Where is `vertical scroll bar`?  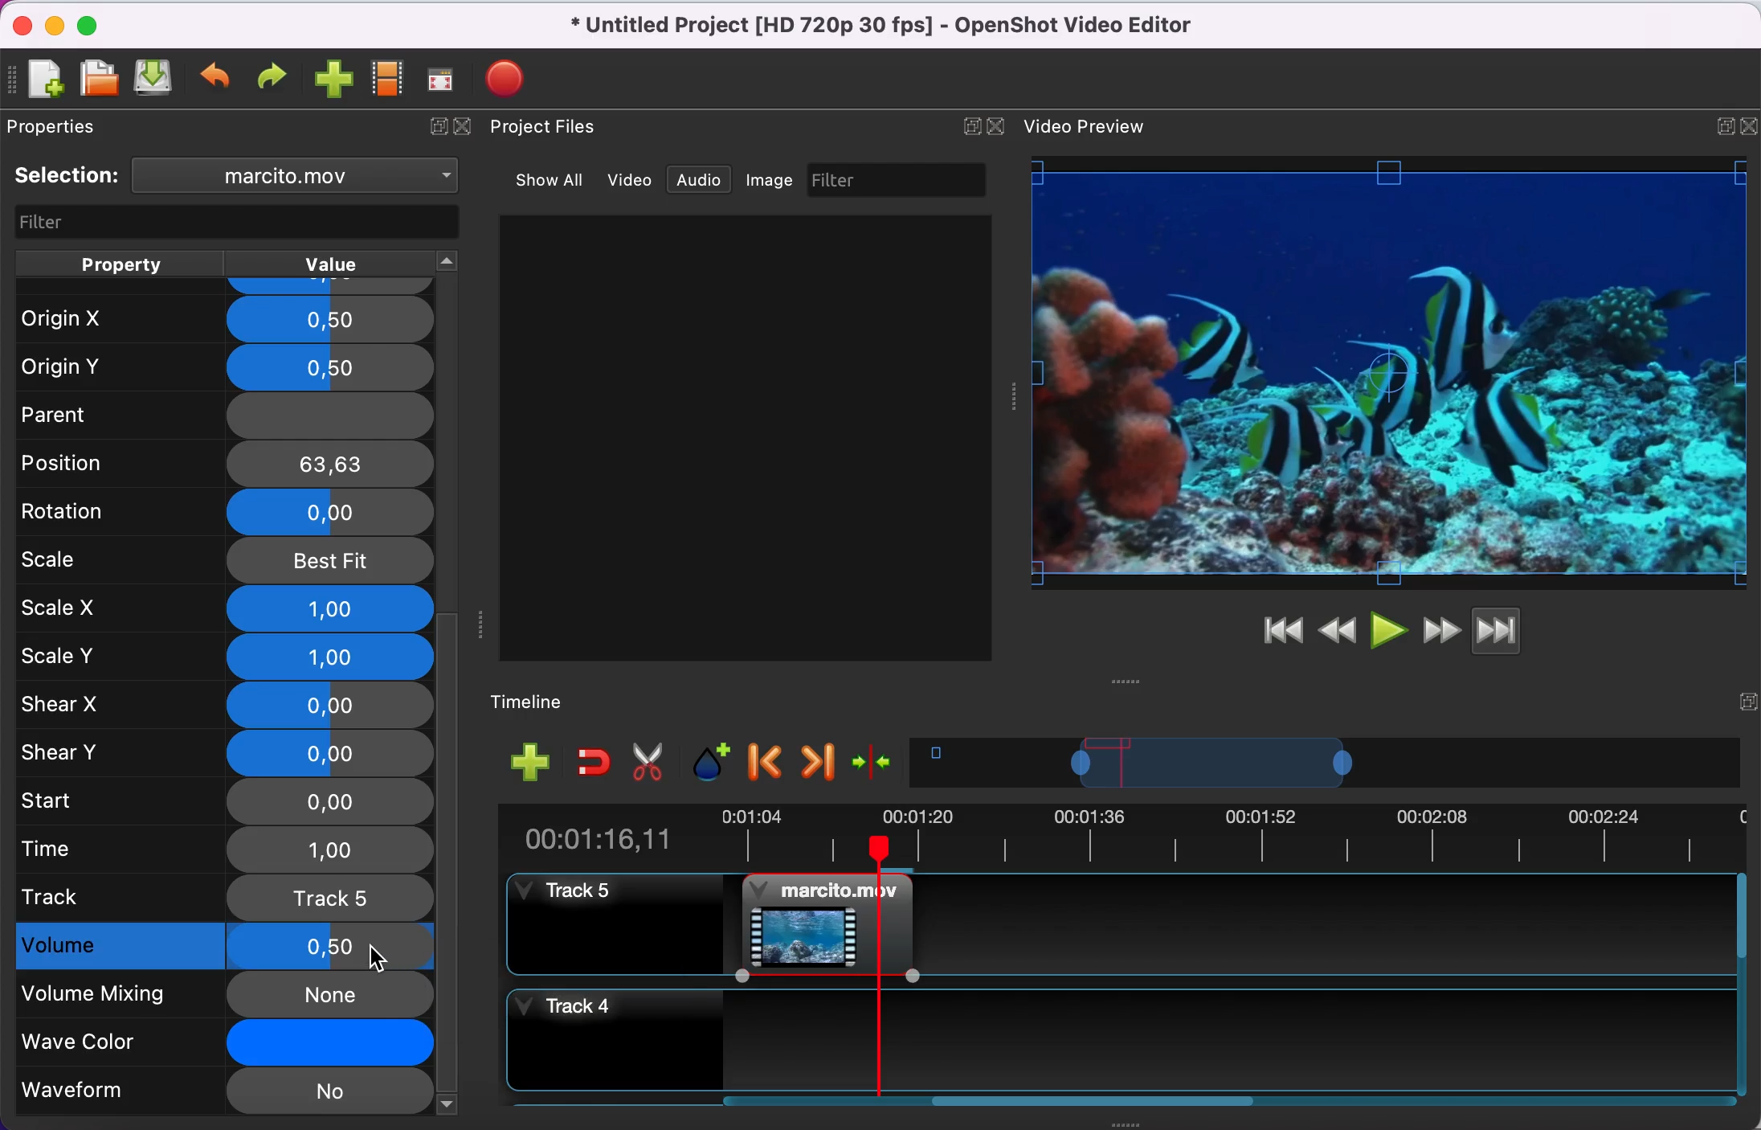 vertical scroll bar is located at coordinates (451, 863).